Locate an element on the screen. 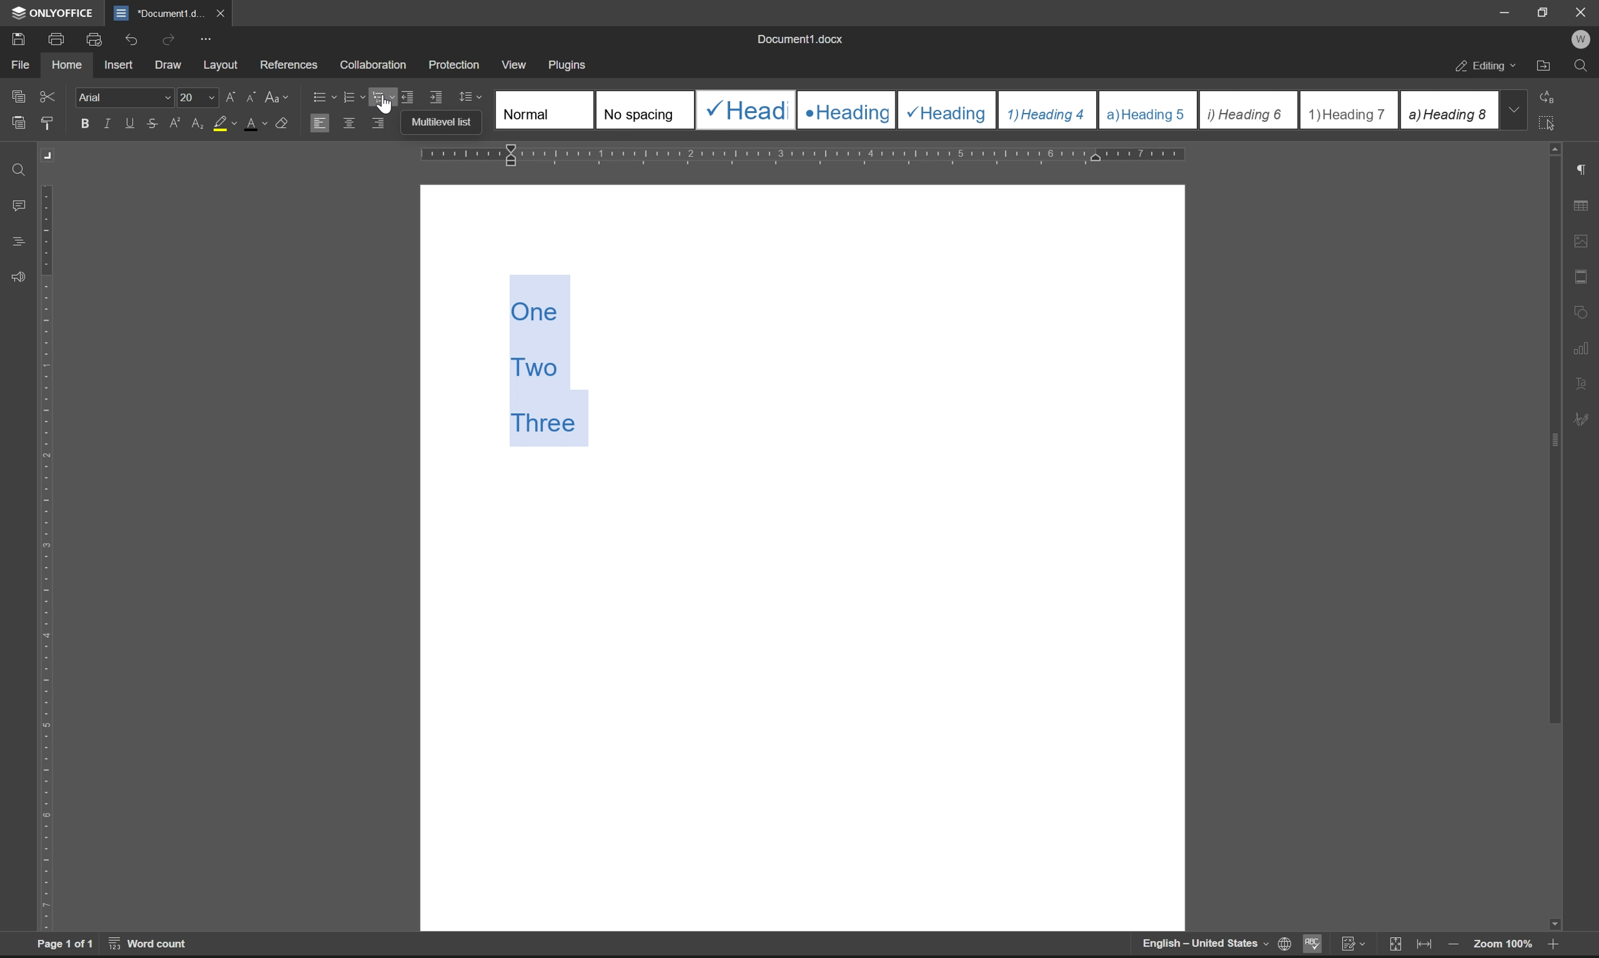 The height and width of the screenshot is (958, 1599). close is located at coordinates (219, 12).